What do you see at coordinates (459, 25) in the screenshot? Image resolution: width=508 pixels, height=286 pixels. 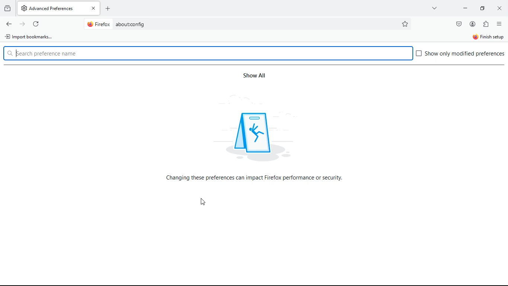 I see `save pocket` at bounding box center [459, 25].